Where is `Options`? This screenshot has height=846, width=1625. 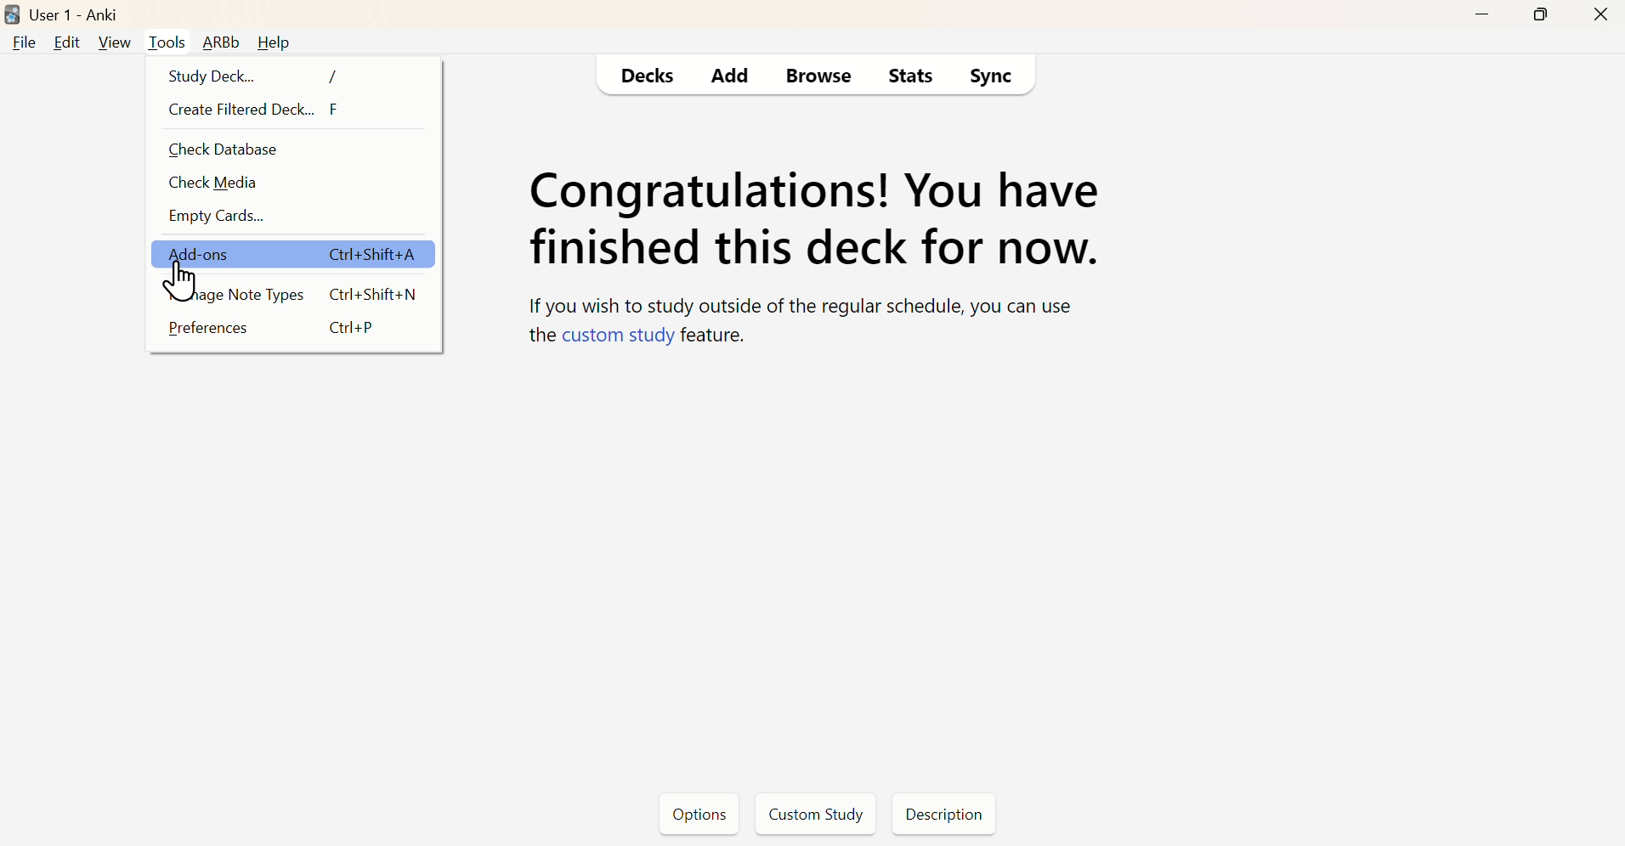 Options is located at coordinates (700, 814).